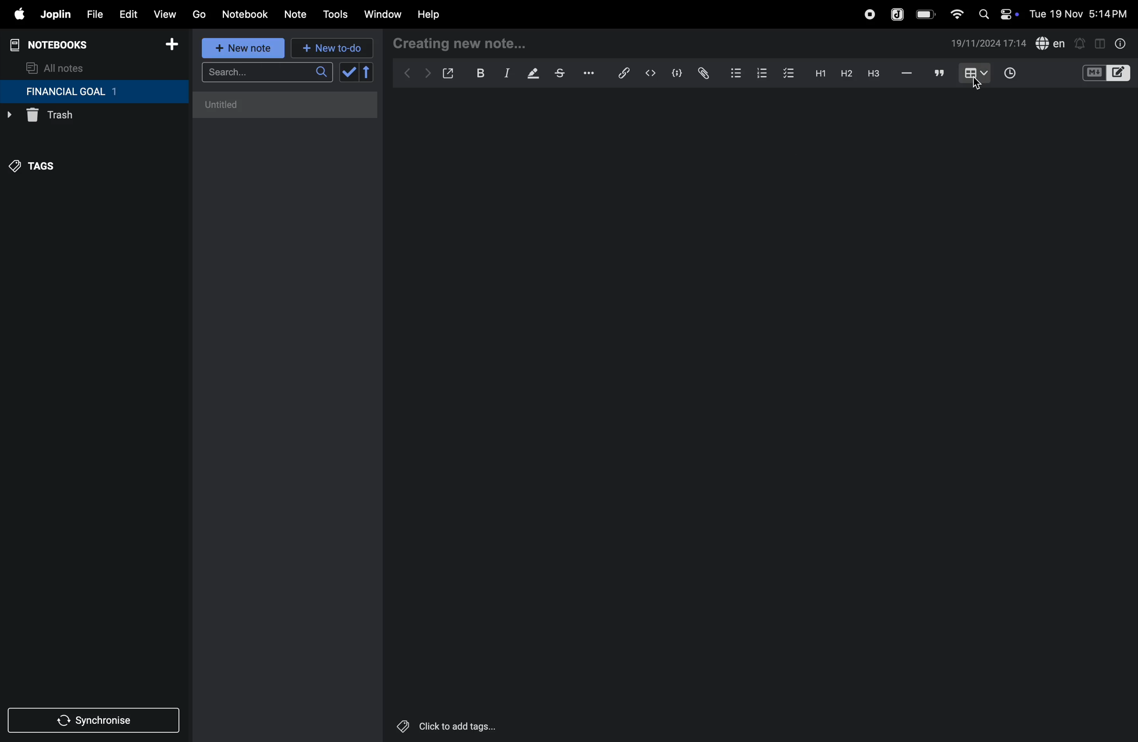 This screenshot has height=742, width=1138. Describe the element at coordinates (869, 14) in the screenshot. I see `record` at that location.